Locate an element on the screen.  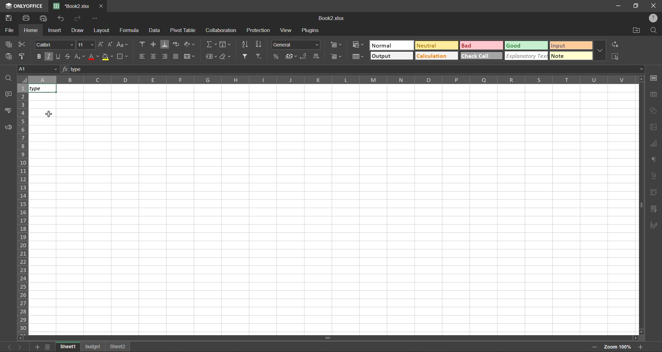
align middle is located at coordinates (153, 44).